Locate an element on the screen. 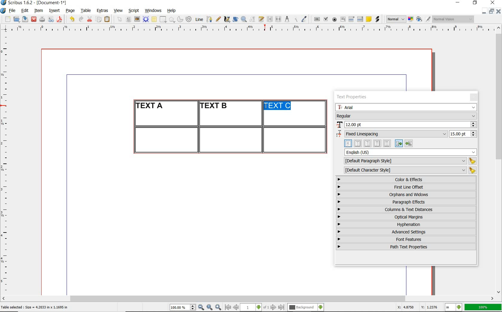  line is located at coordinates (198, 19).